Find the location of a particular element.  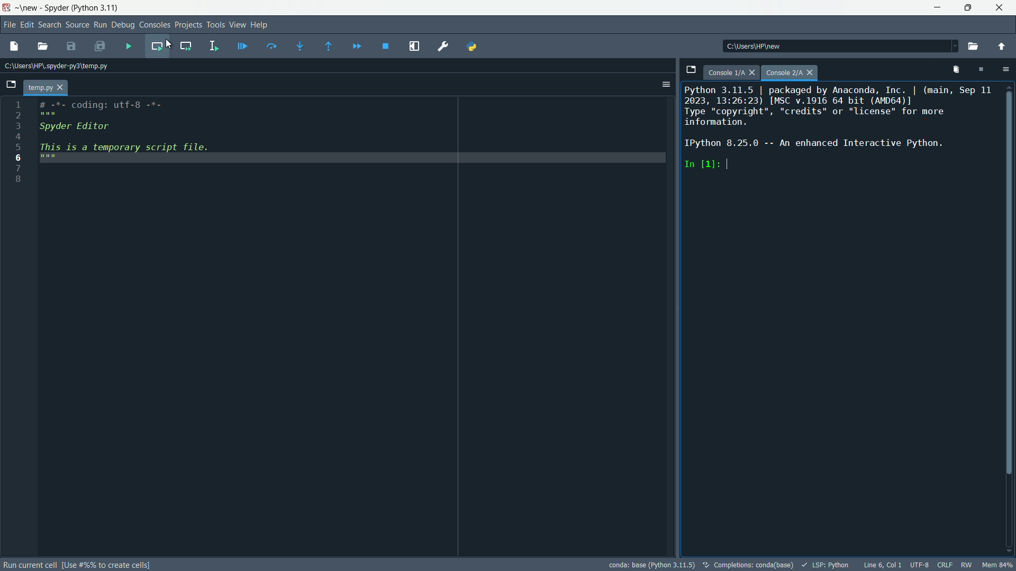

remove all variables from namespace  is located at coordinates (956, 70).